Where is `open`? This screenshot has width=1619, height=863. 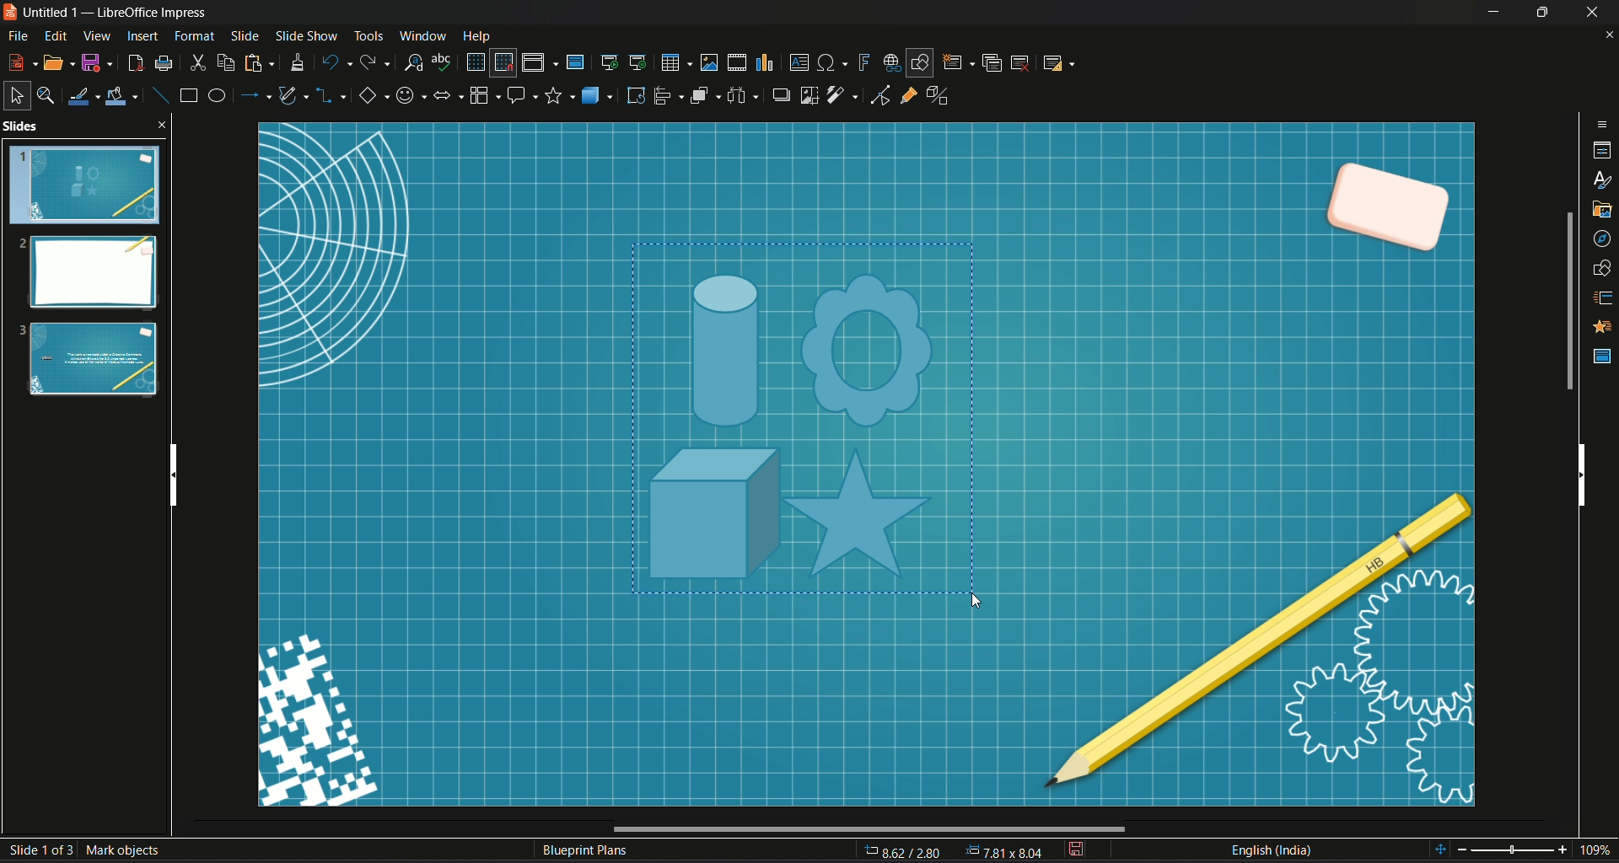 open is located at coordinates (60, 62).